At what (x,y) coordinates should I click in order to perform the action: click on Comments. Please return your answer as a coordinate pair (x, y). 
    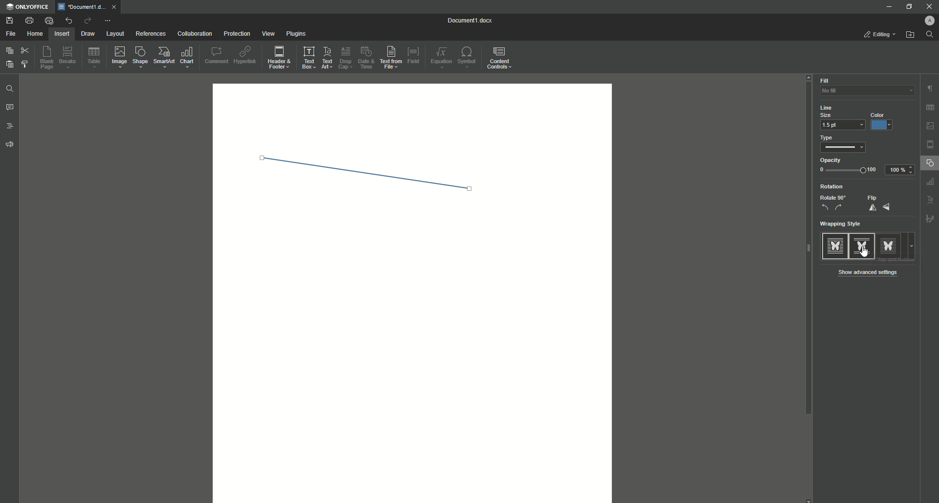
    Looking at the image, I should click on (10, 109).